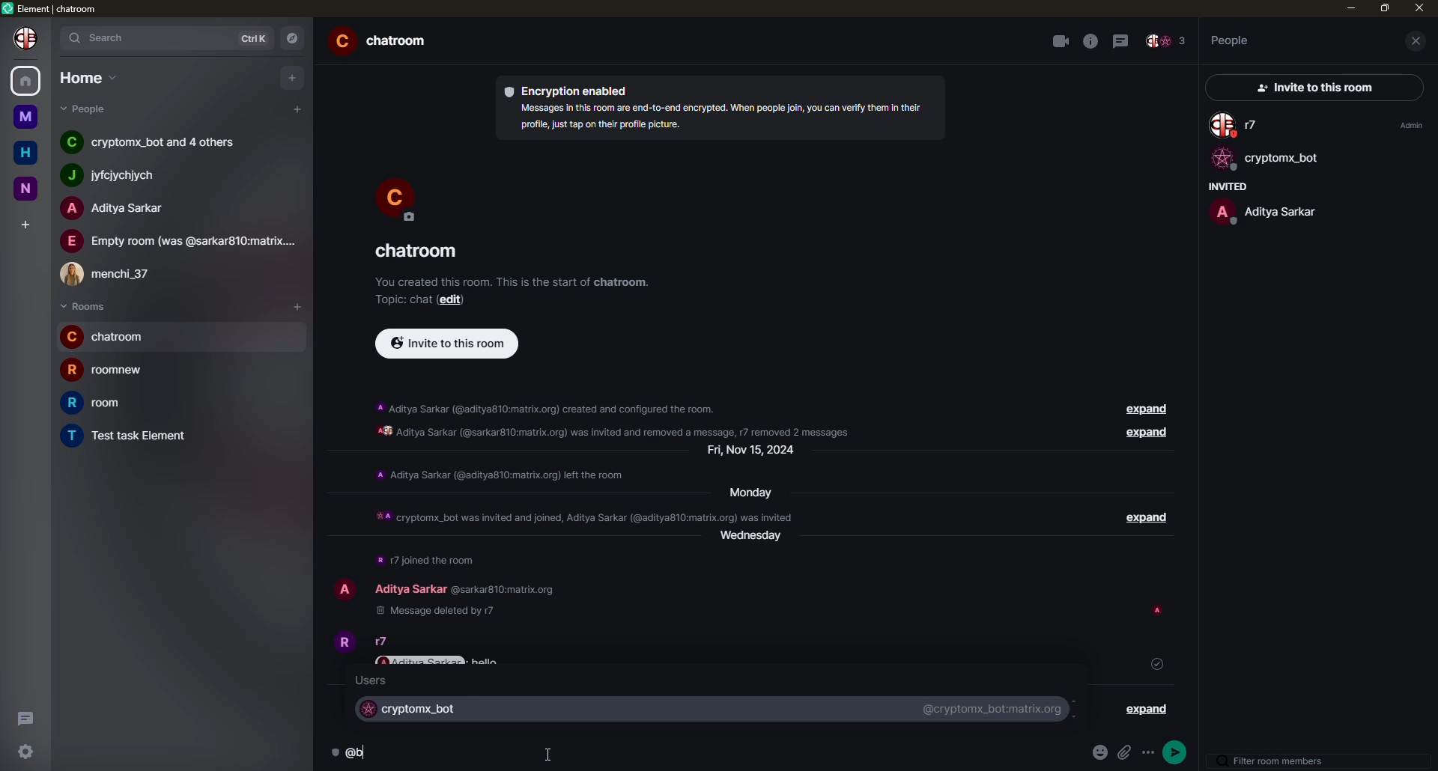 This screenshot has height=771, width=1438. I want to click on bot, so click(1265, 160).